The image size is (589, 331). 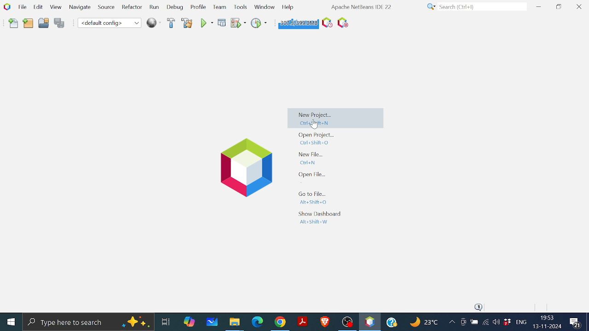 What do you see at coordinates (197, 8) in the screenshot?
I see `Profile` at bounding box center [197, 8].